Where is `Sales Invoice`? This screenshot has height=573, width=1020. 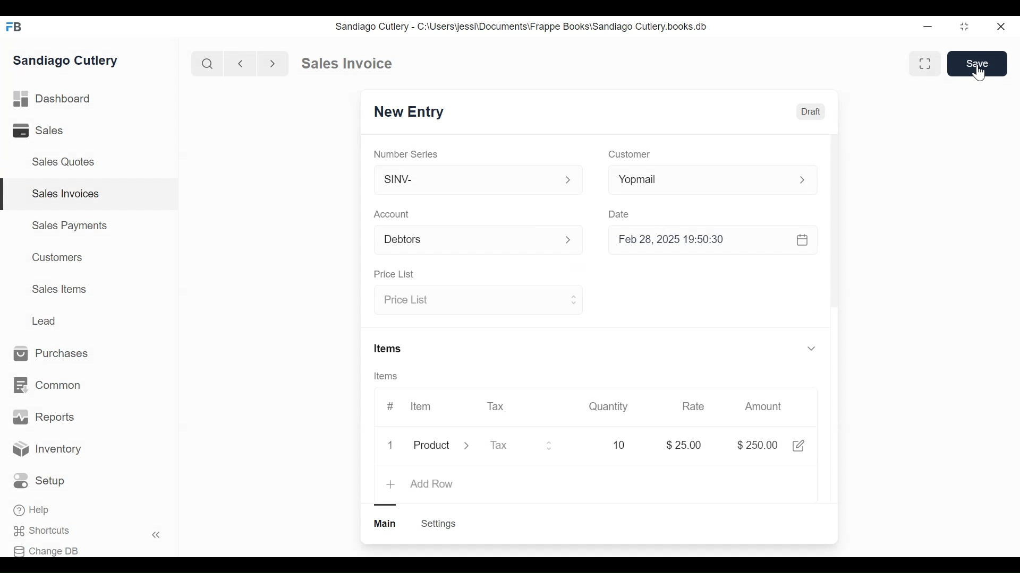 Sales Invoice is located at coordinates (346, 64).